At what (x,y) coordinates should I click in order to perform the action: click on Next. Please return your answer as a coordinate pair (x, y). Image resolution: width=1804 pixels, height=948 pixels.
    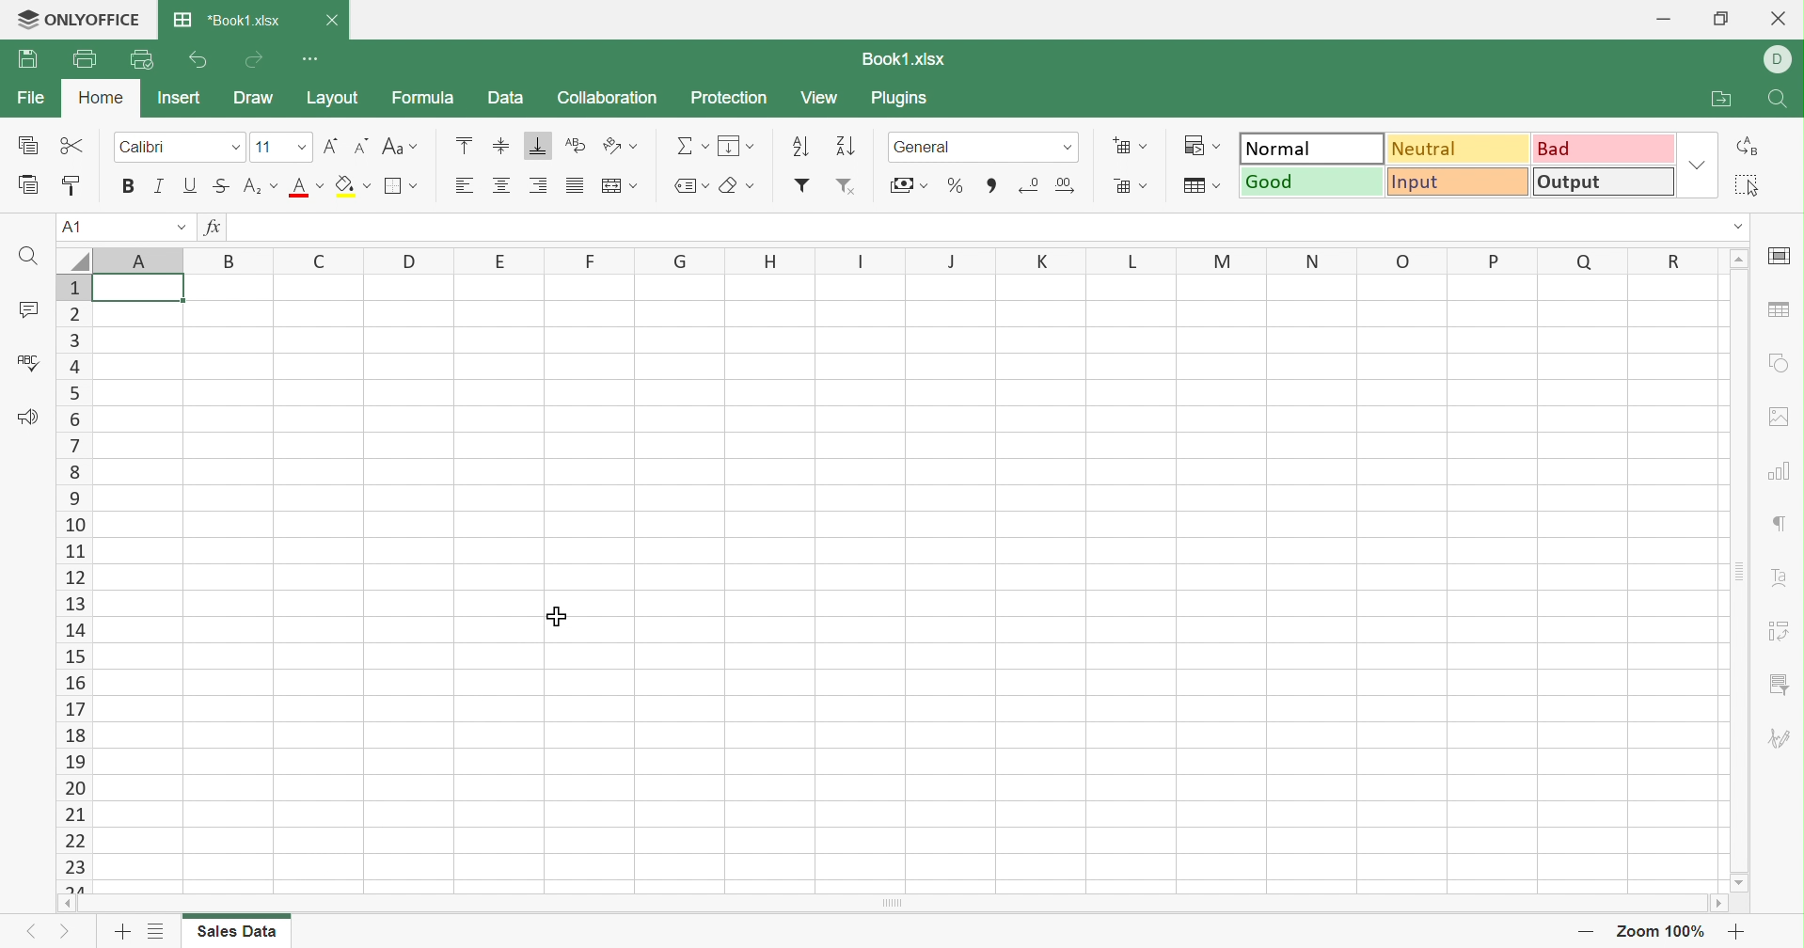
    Looking at the image, I should click on (64, 930).